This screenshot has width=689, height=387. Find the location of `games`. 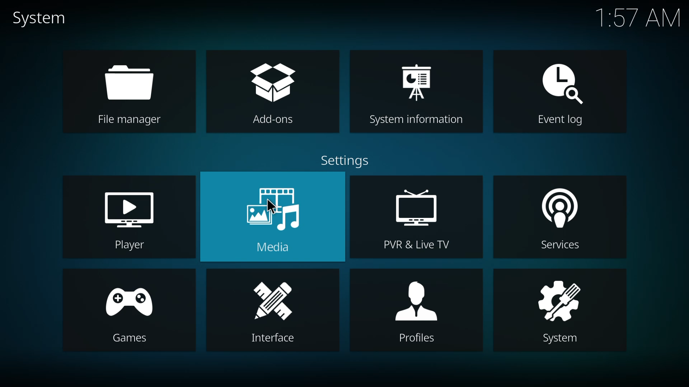

games is located at coordinates (130, 311).